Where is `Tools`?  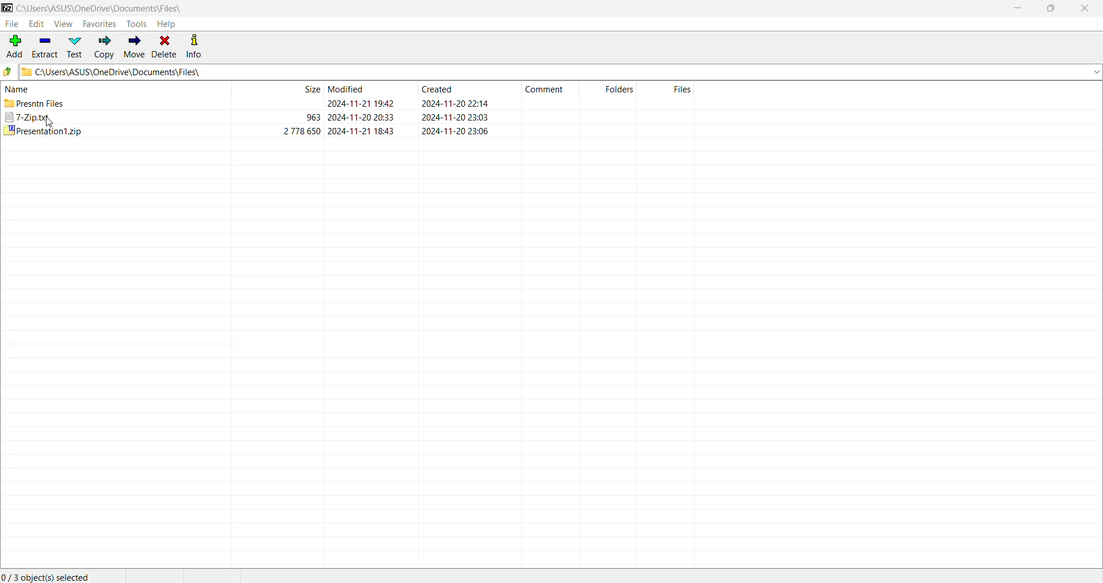
Tools is located at coordinates (136, 24).